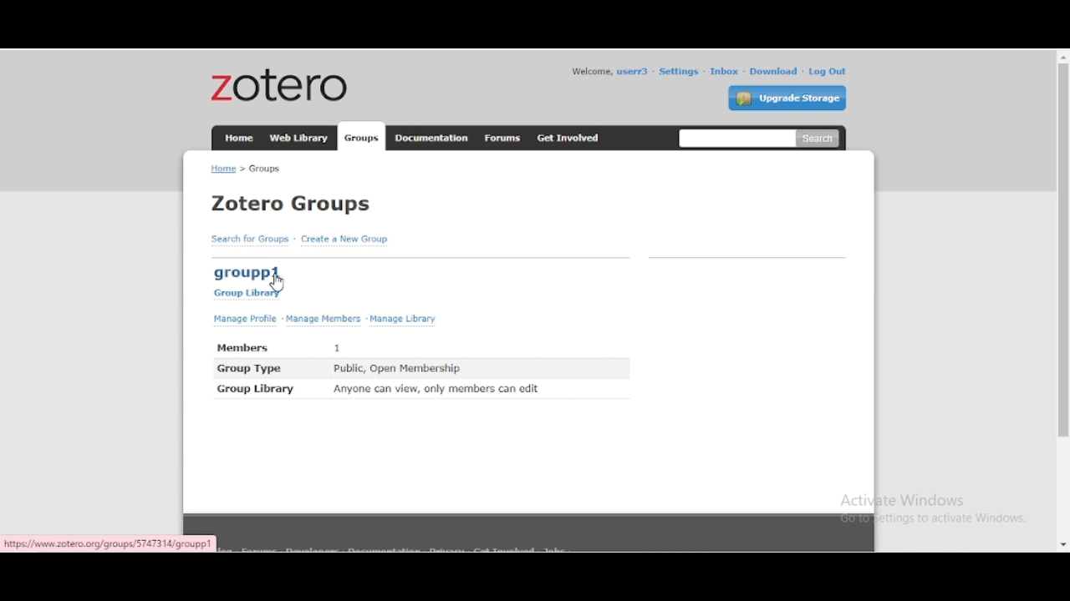  I want to click on public, open membership, so click(396, 369).